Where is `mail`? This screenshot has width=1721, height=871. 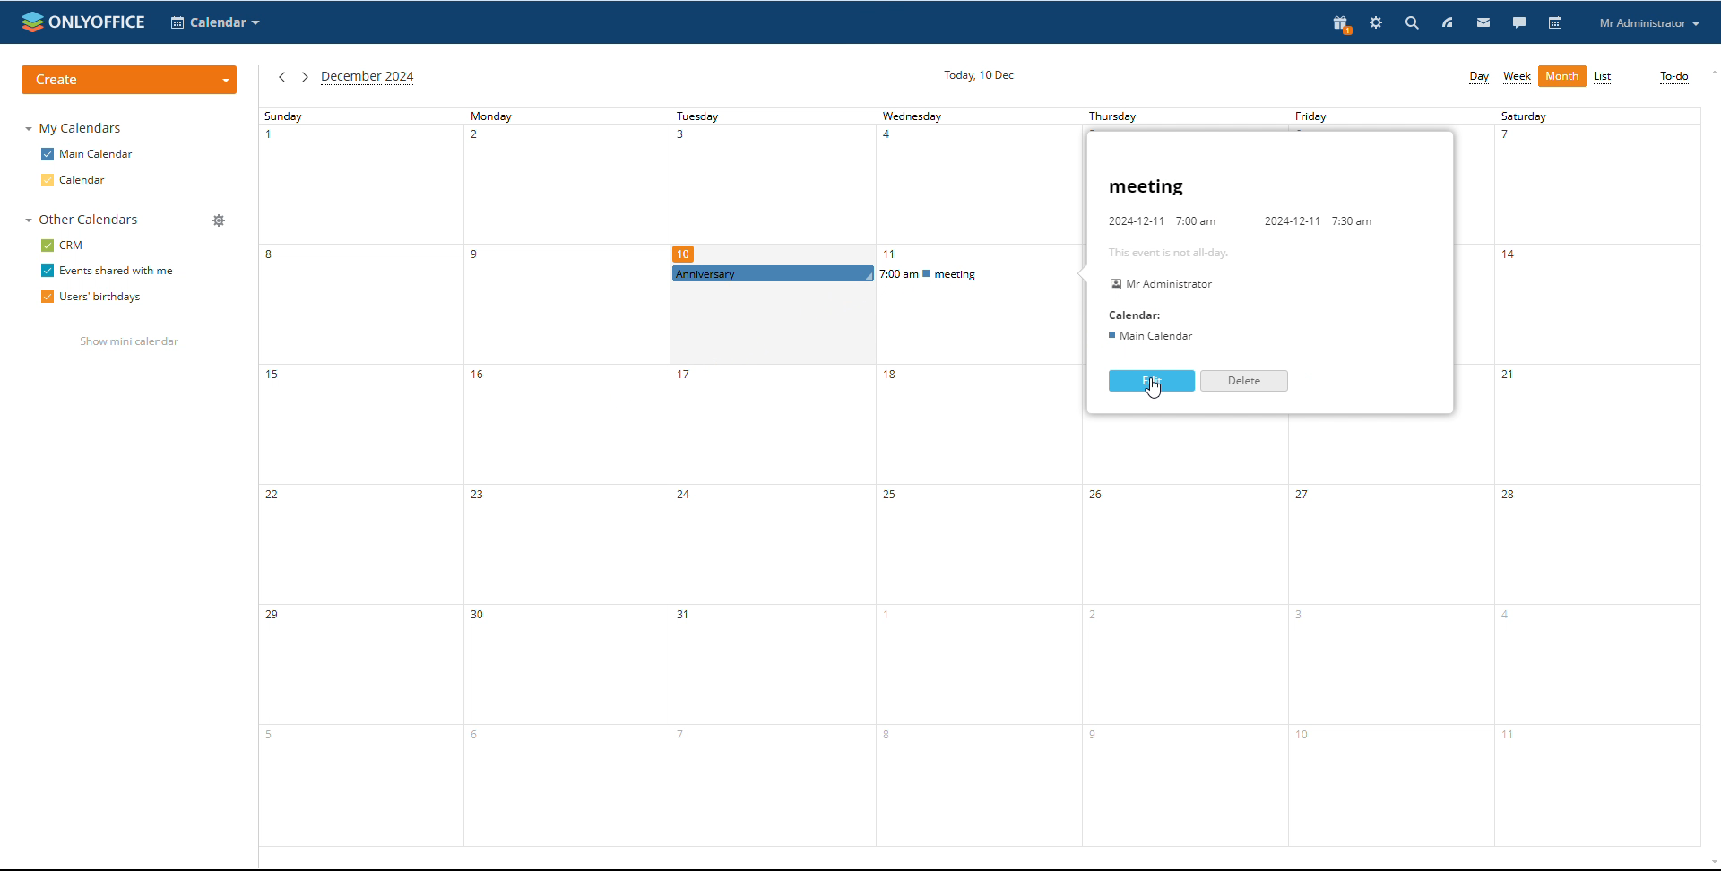 mail is located at coordinates (1484, 22).